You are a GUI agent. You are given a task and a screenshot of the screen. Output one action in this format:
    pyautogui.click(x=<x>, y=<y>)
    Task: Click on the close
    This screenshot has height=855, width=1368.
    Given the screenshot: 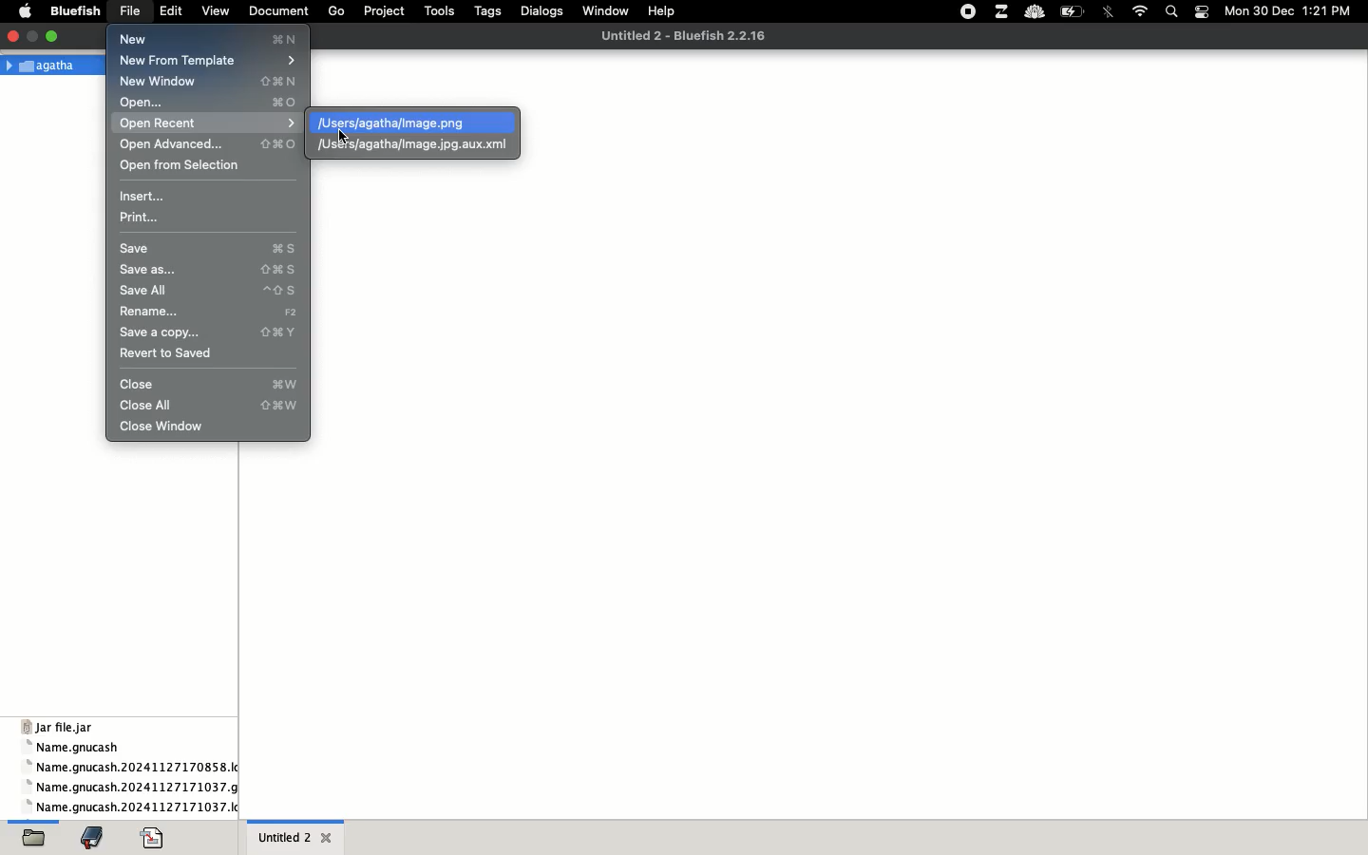 What is the action you would take?
    pyautogui.click(x=328, y=838)
    